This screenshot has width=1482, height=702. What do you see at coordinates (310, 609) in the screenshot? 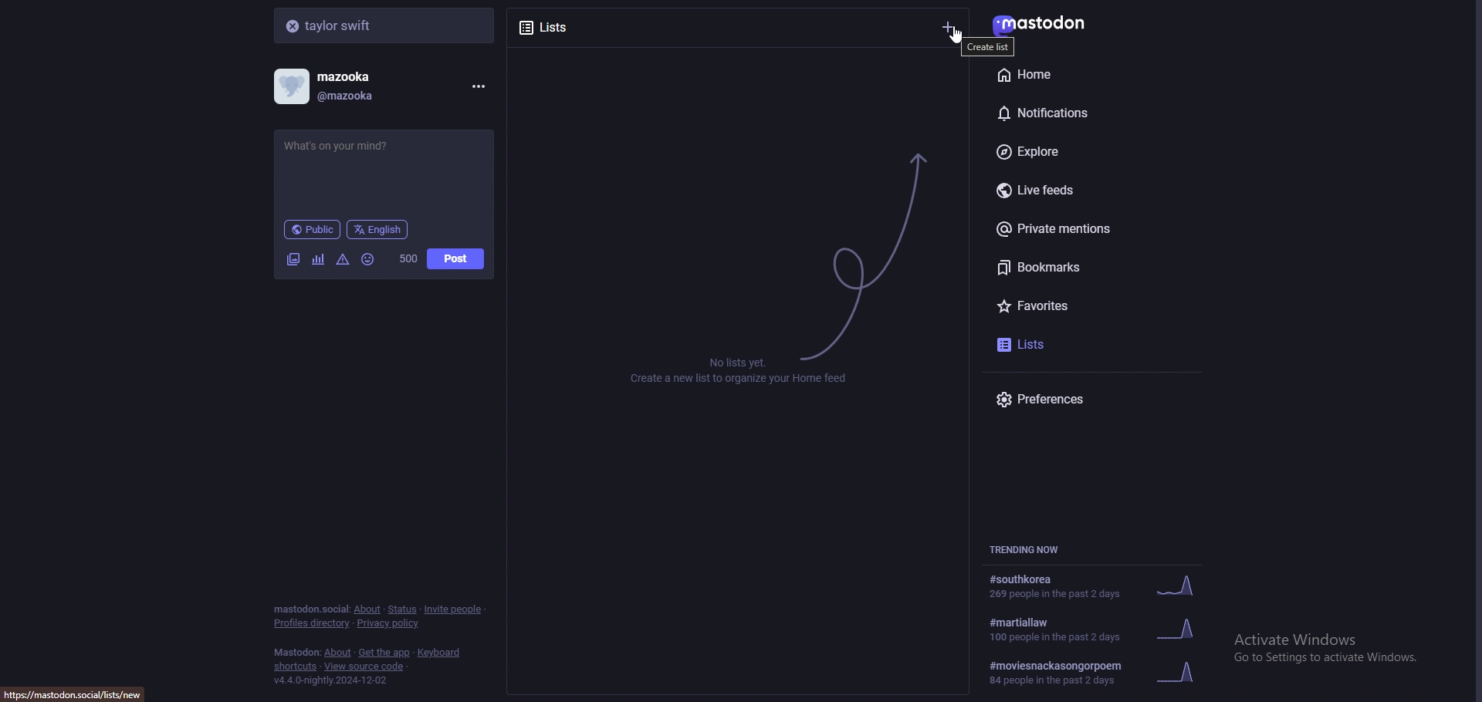
I see `mastodon social` at bounding box center [310, 609].